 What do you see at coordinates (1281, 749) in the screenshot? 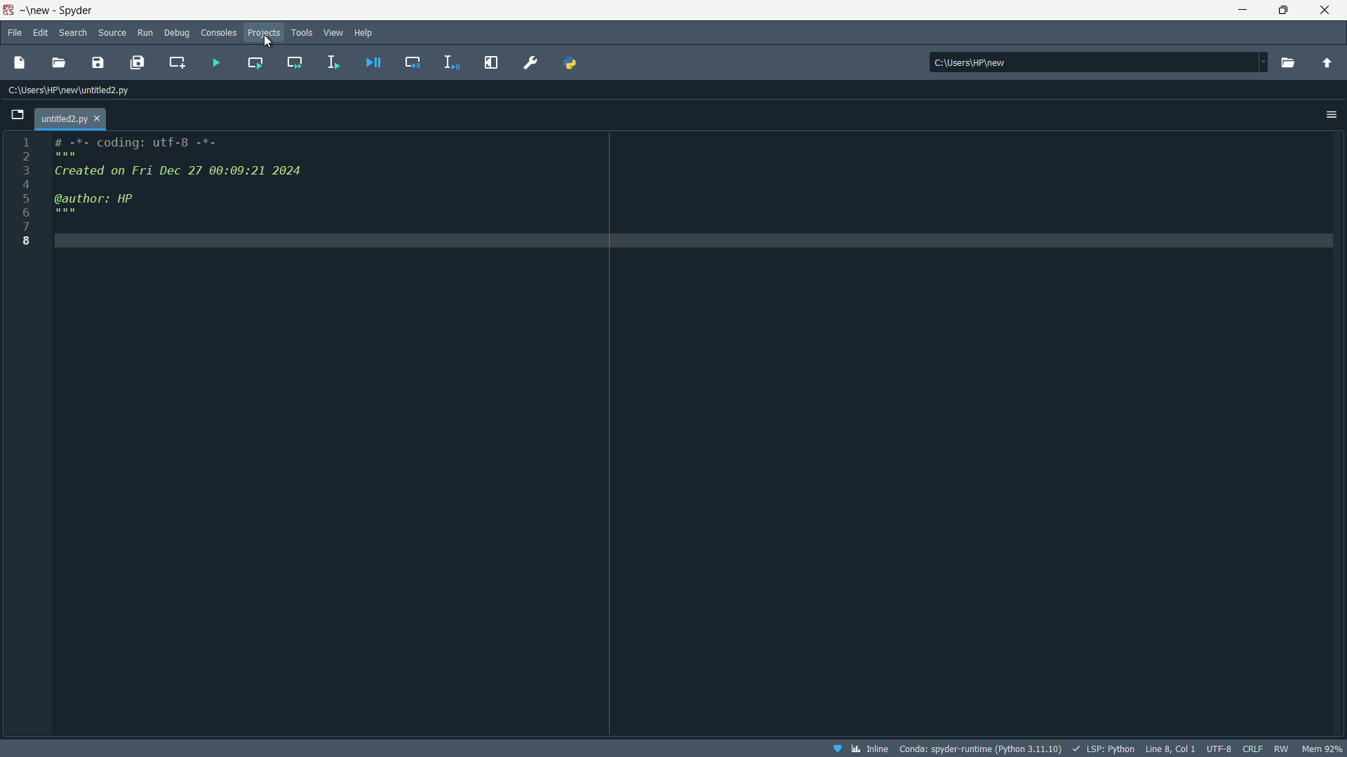
I see `rw` at bounding box center [1281, 749].